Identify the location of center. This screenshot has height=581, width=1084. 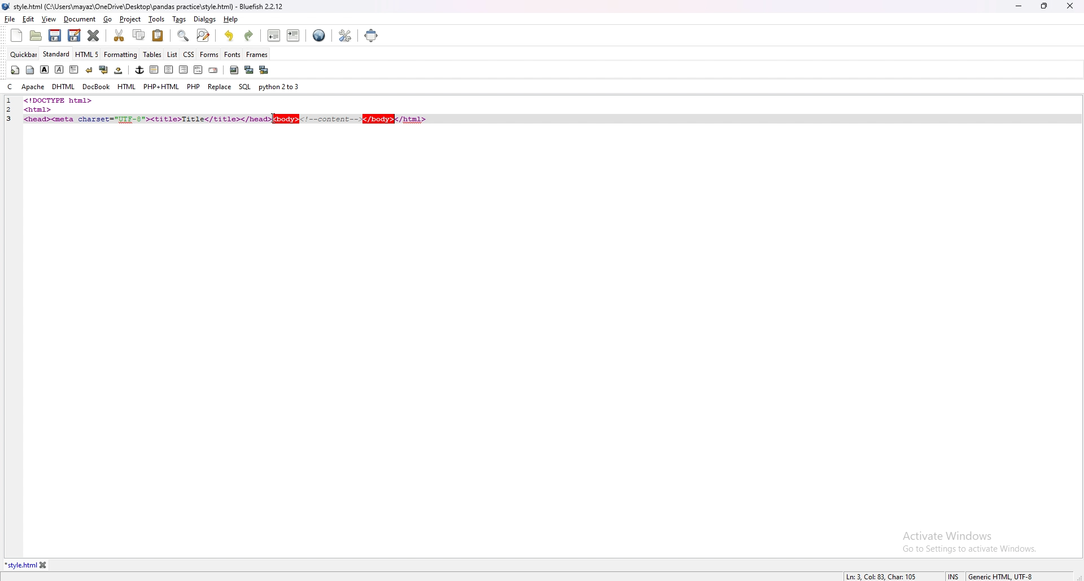
(168, 70).